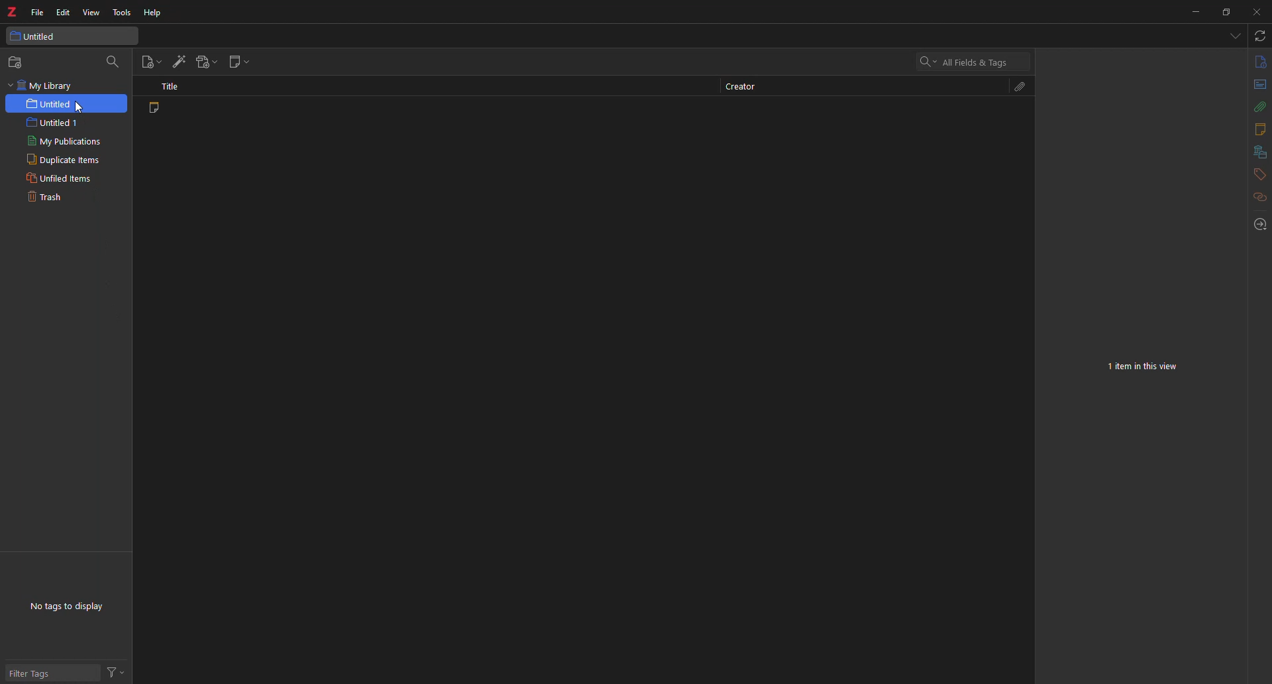  What do you see at coordinates (1022, 89) in the screenshot?
I see `attach` at bounding box center [1022, 89].